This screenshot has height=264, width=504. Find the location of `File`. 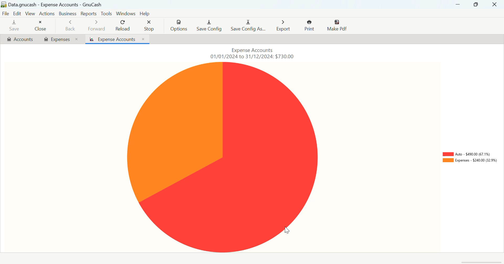

File is located at coordinates (6, 13).